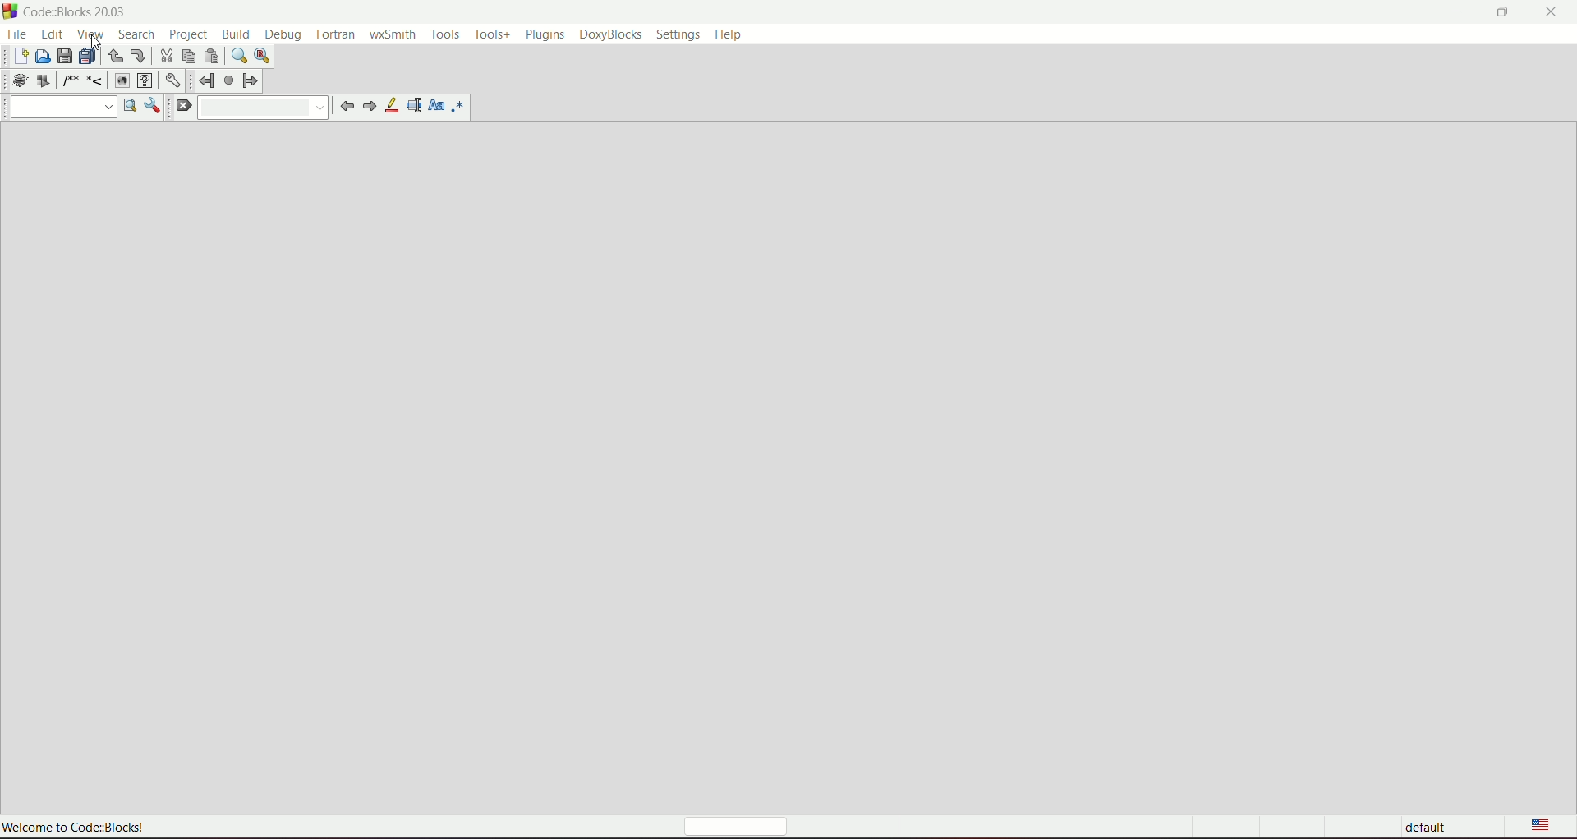 The image size is (1577, 839). What do you see at coordinates (140, 57) in the screenshot?
I see `redo` at bounding box center [140, 57].